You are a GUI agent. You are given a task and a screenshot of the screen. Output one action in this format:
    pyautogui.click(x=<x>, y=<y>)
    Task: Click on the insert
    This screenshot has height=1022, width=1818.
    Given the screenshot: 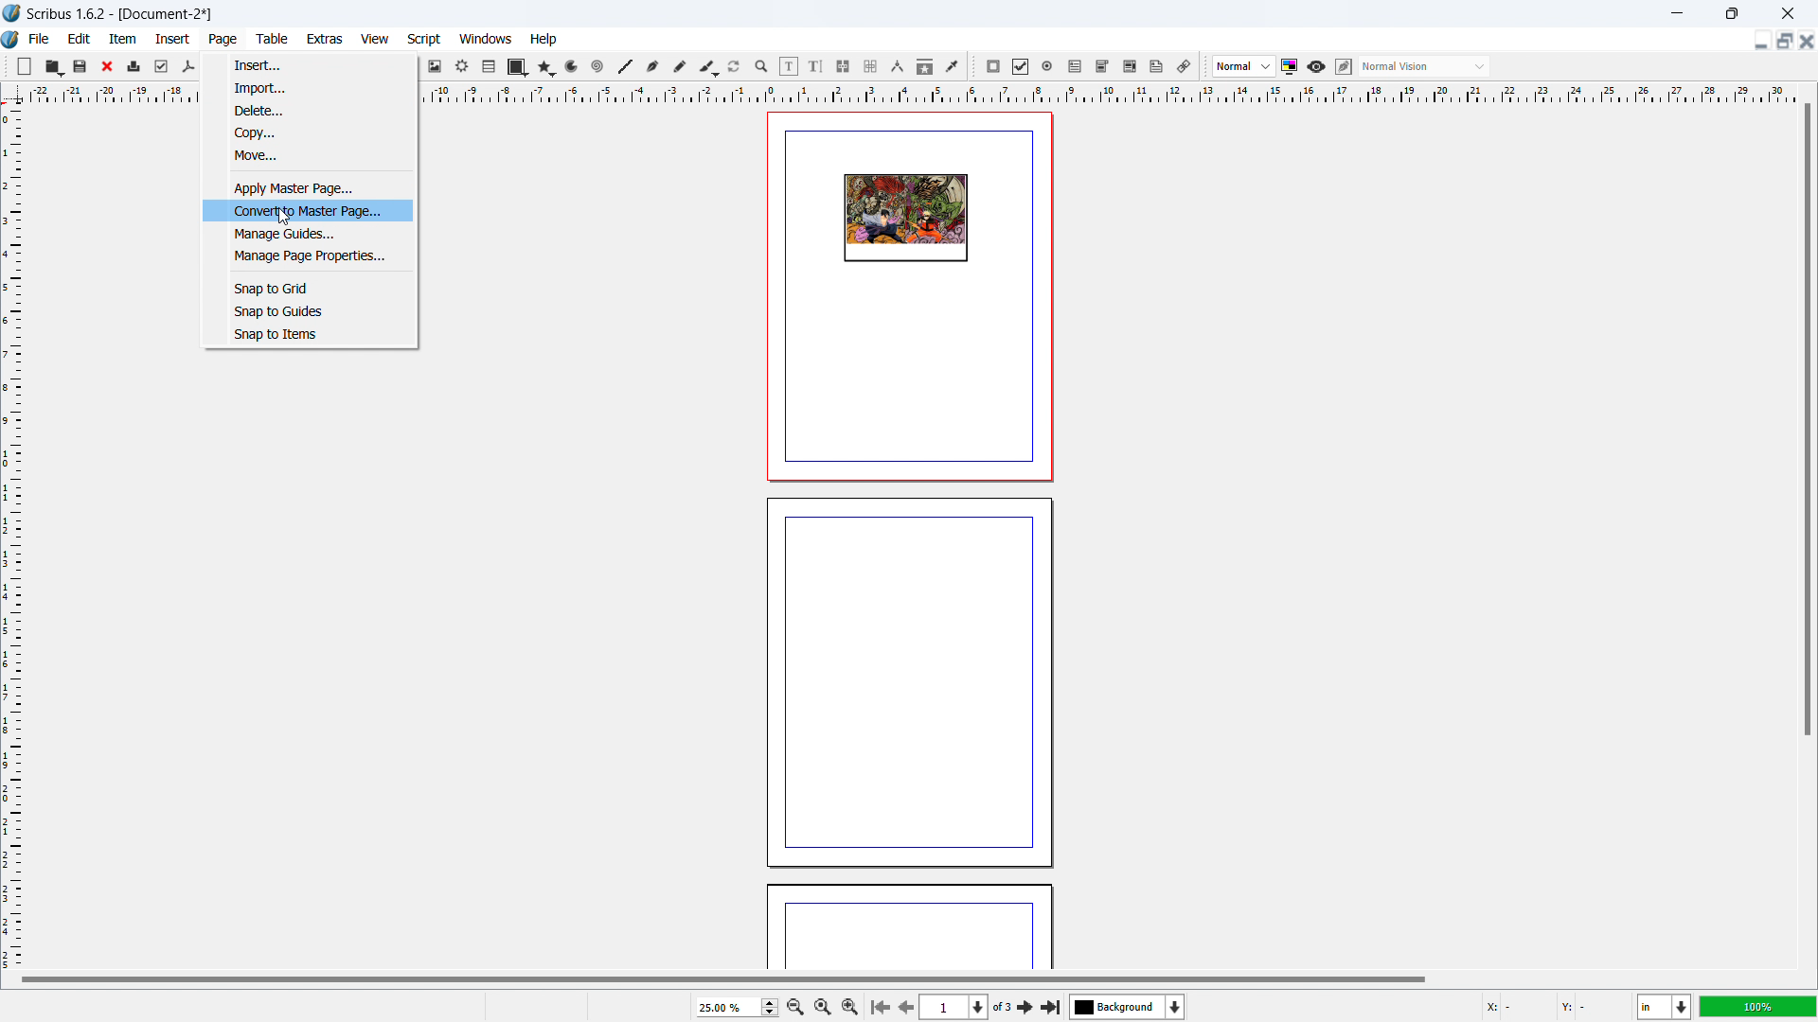 What is the action you would take?
    pyautogui.click(x=310, y=63)
    